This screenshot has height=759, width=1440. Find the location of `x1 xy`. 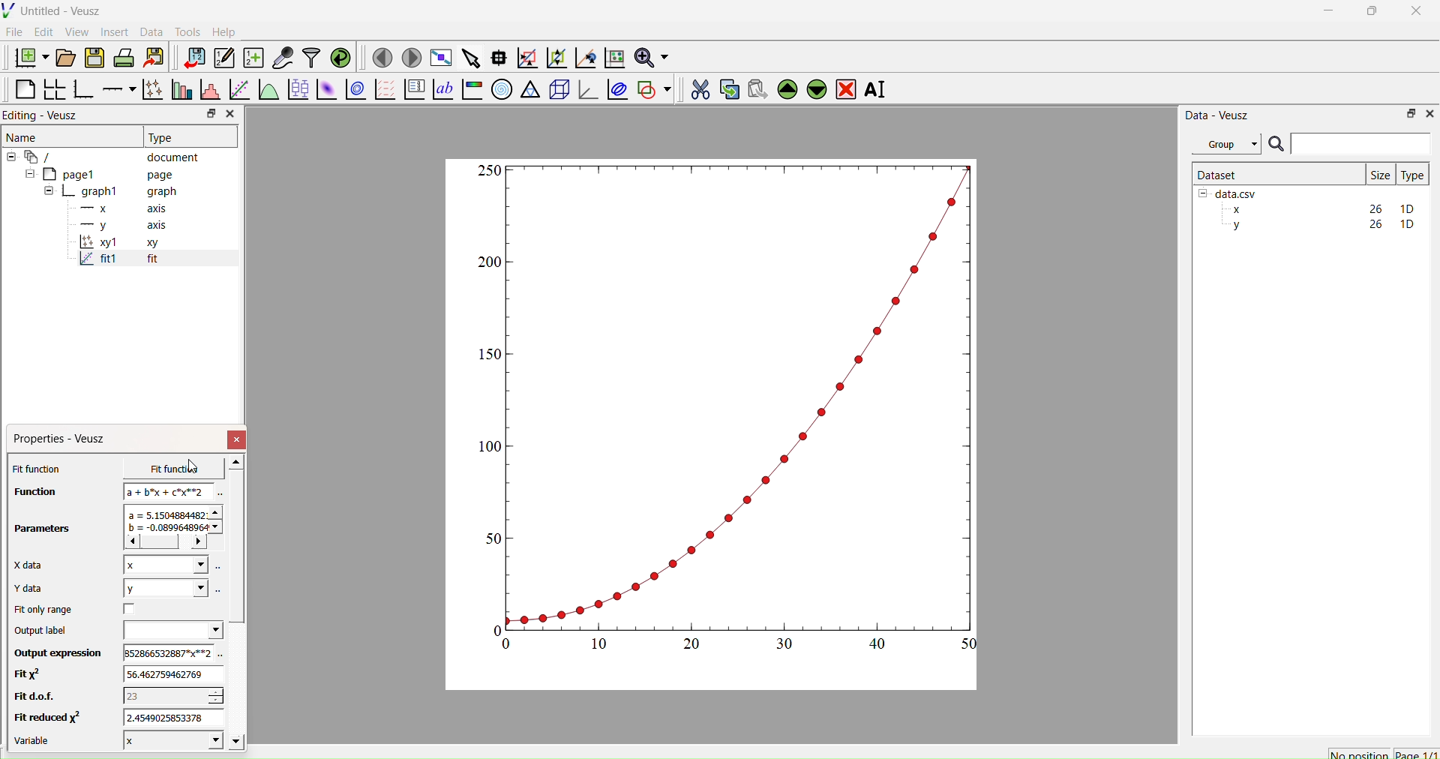

x1 xy is located at coordinates (118, 244).